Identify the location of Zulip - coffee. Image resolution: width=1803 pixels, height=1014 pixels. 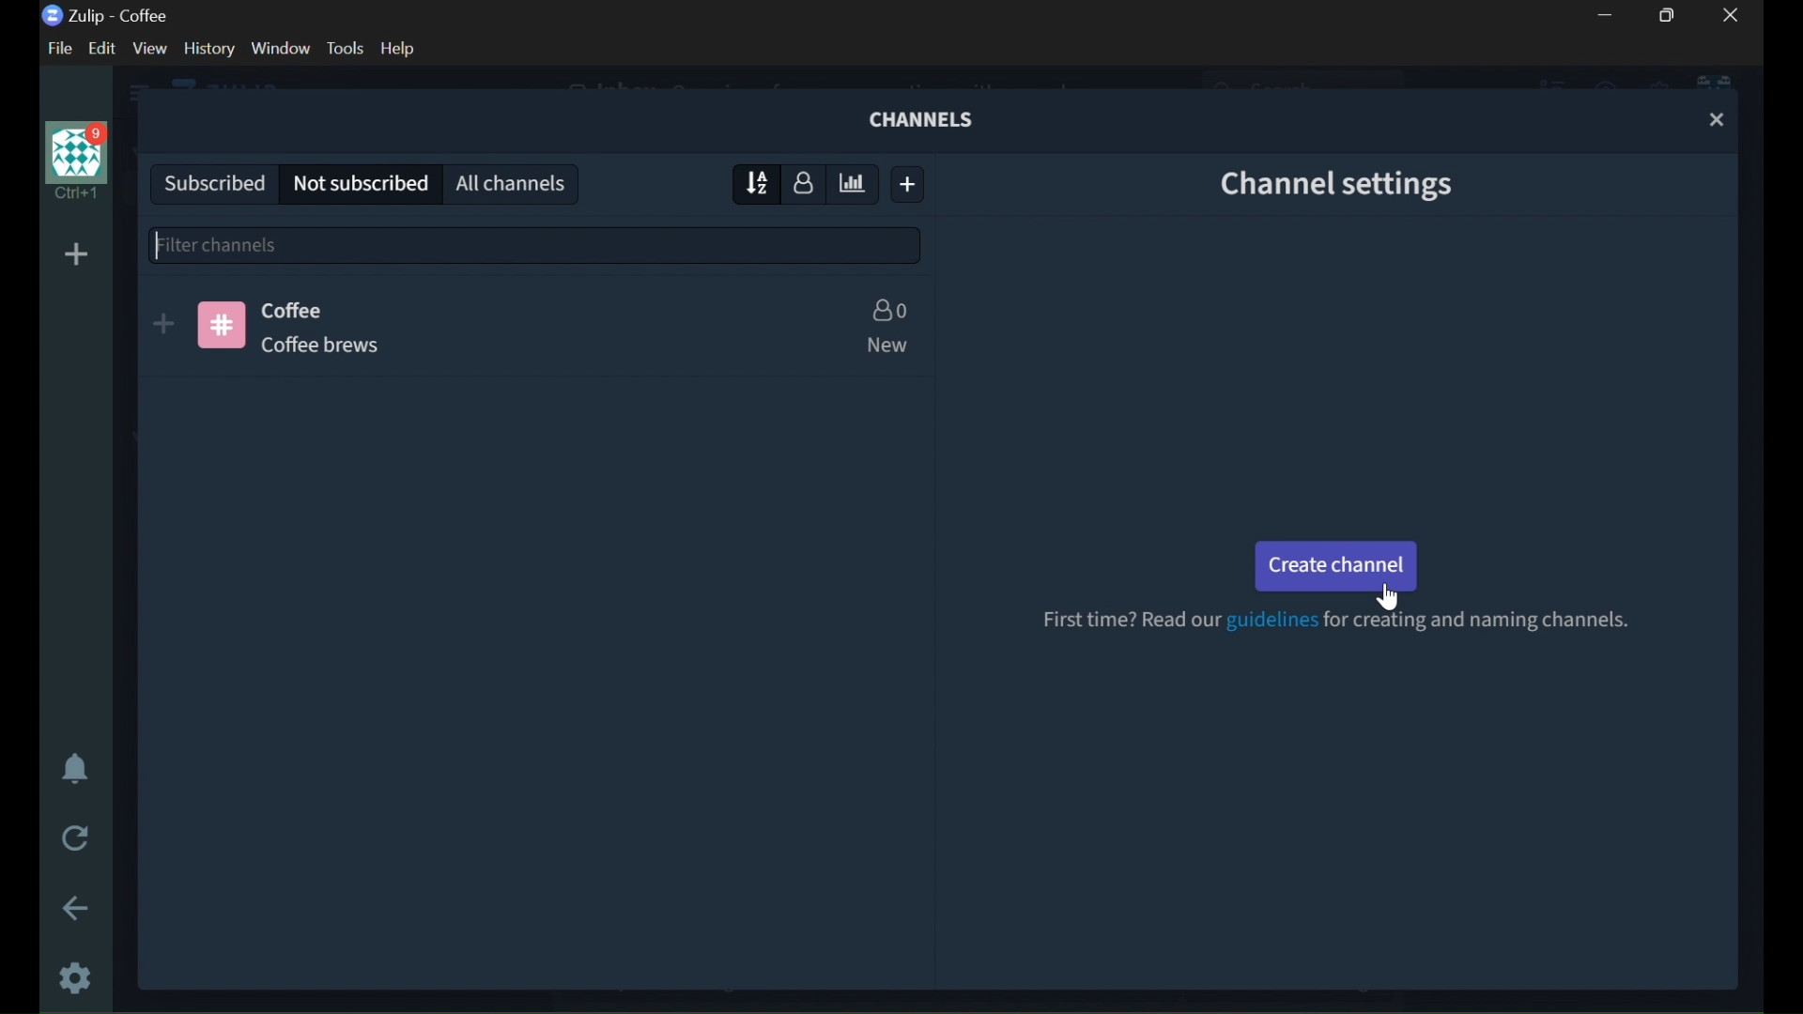
(105, 16).